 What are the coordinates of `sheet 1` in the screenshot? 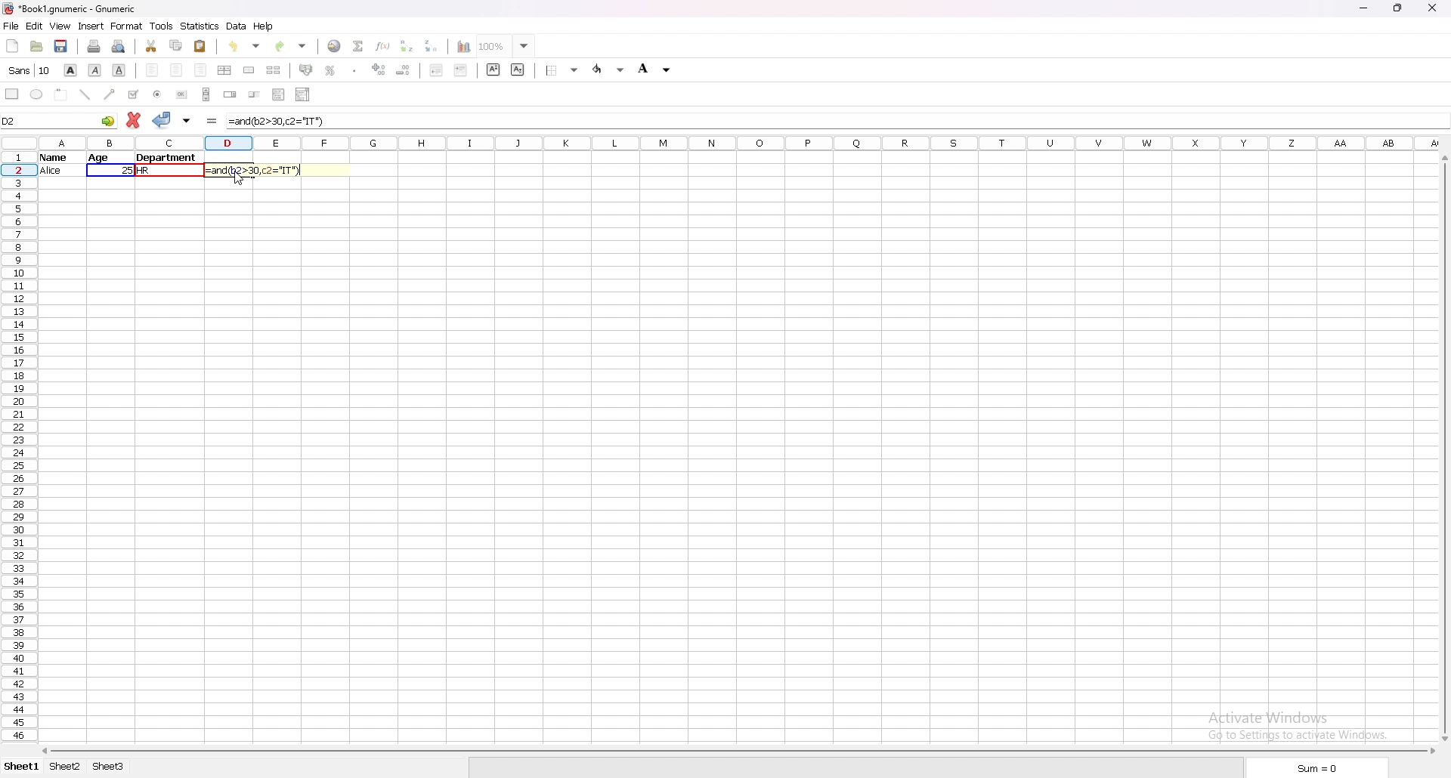 It's located at (21, 767).